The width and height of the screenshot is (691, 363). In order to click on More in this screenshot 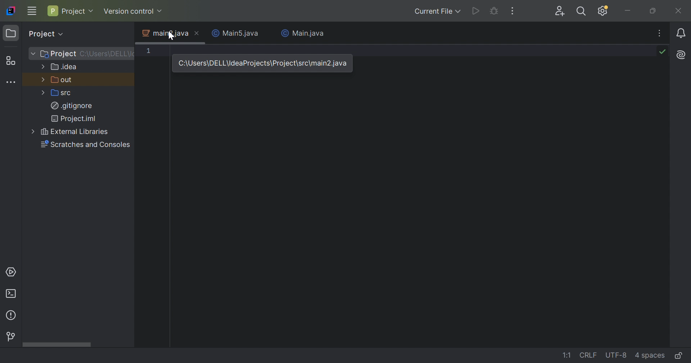, I will do `click(44, 66)`.